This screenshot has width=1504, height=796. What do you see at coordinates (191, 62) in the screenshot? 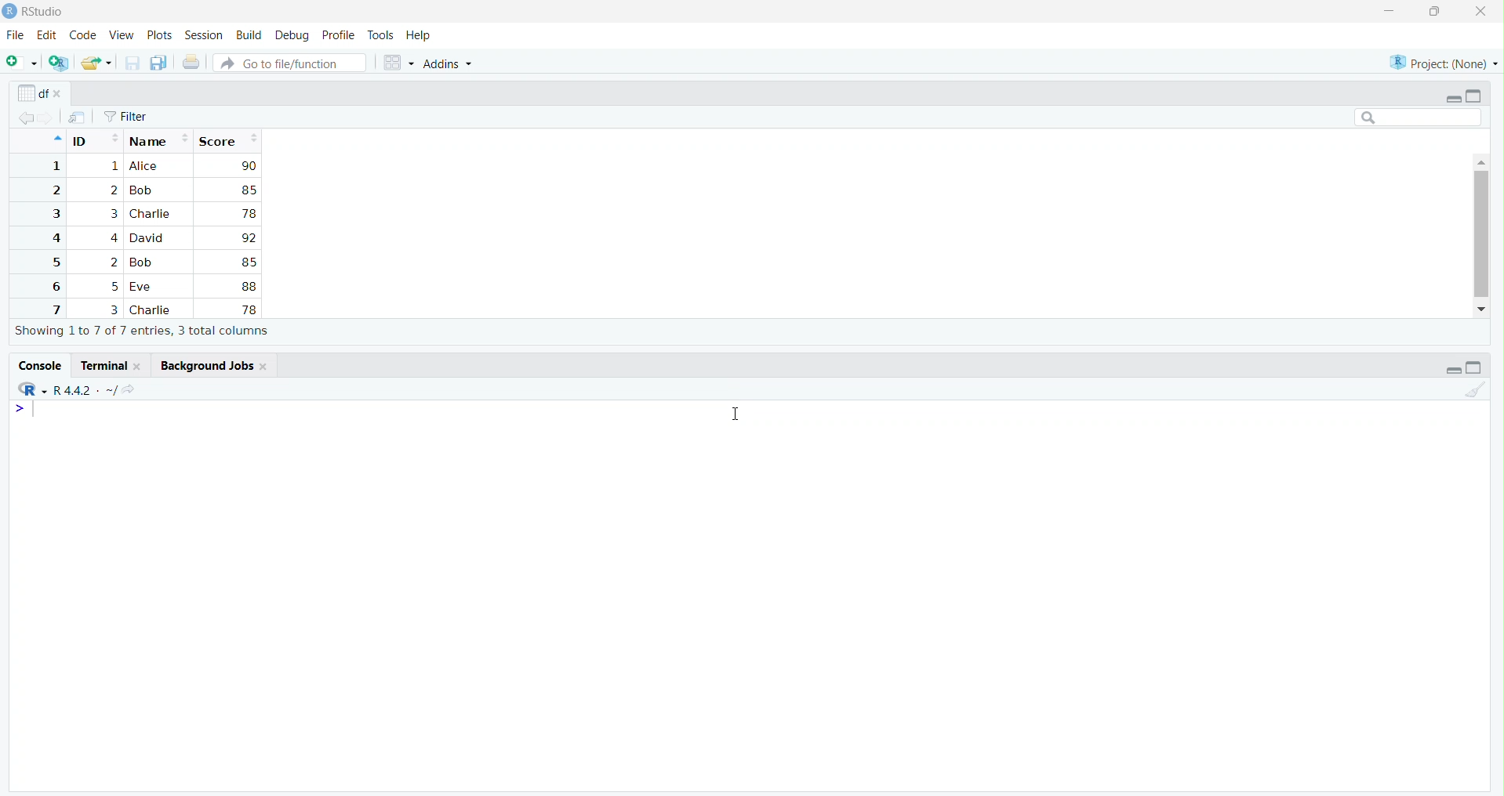
I see `print` at bounding box center [191, 62].